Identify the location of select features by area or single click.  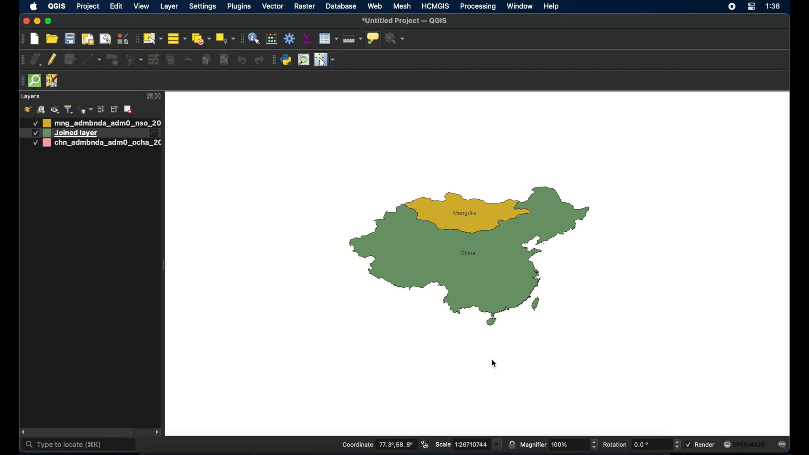
(152, 38).